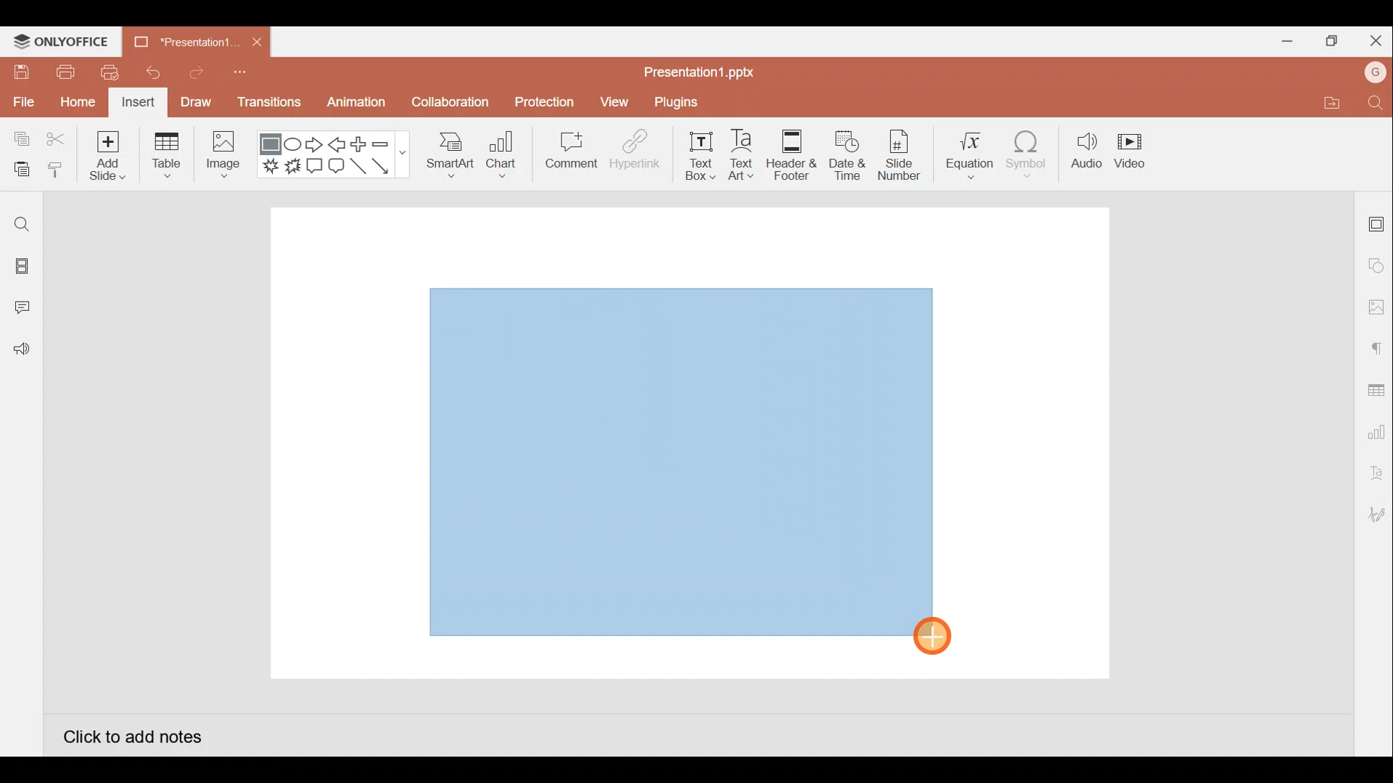 The width and height of the screenshot is (1393, 783). What do you see at coordinates (271, 145) in the screenshot?
I see `Rectangle` at bounding box center [271, 145].